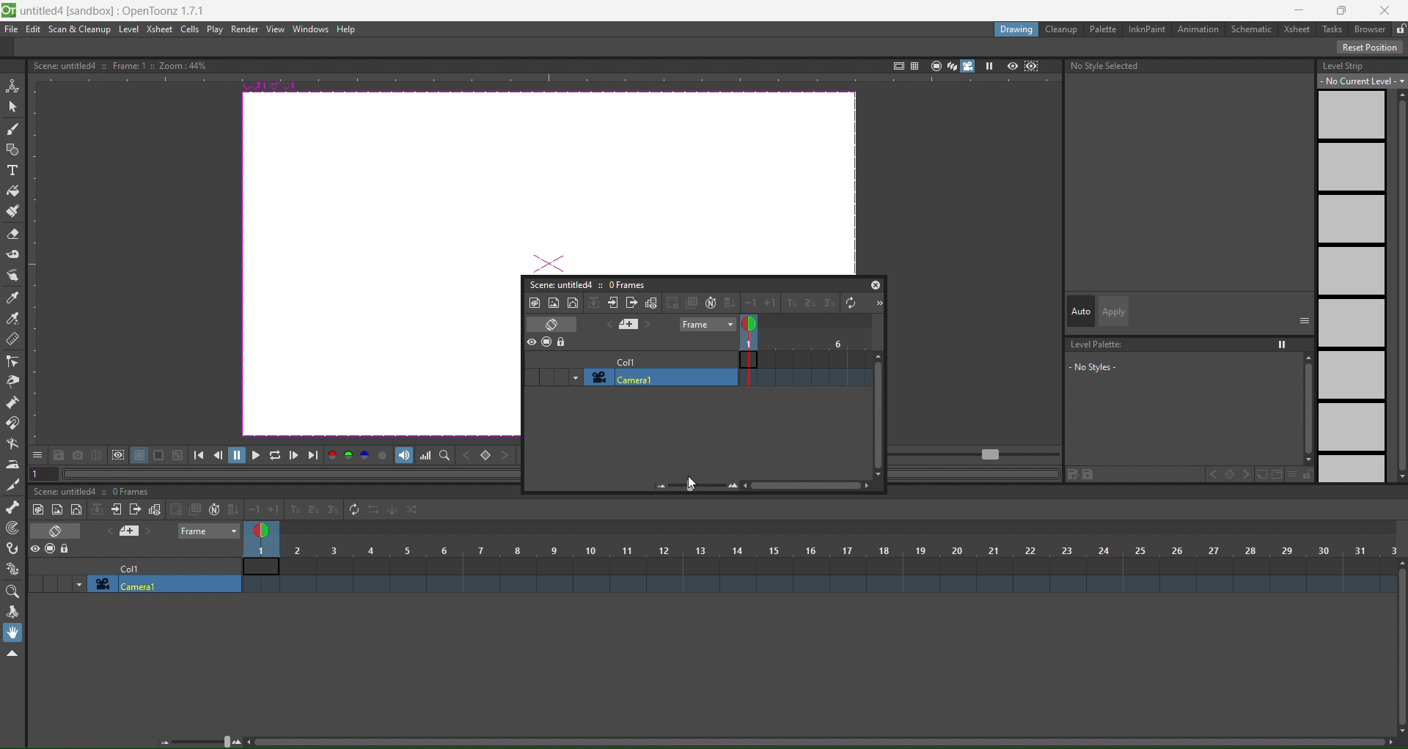  I want to click on camera1, so click(659, 377).